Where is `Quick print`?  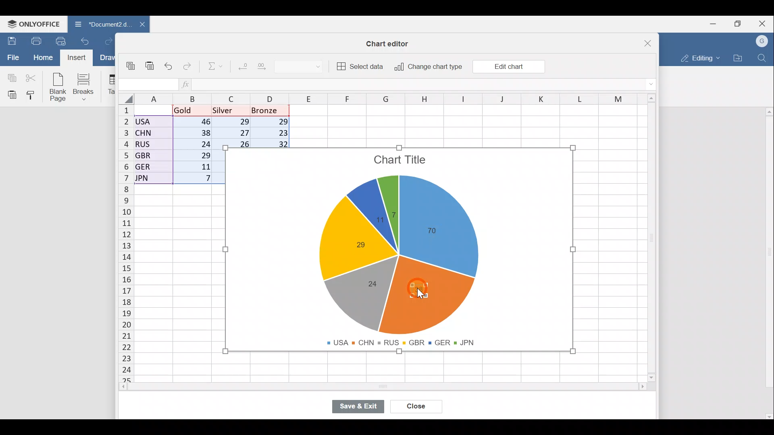
Quick print is located at coordinates (63, 39).